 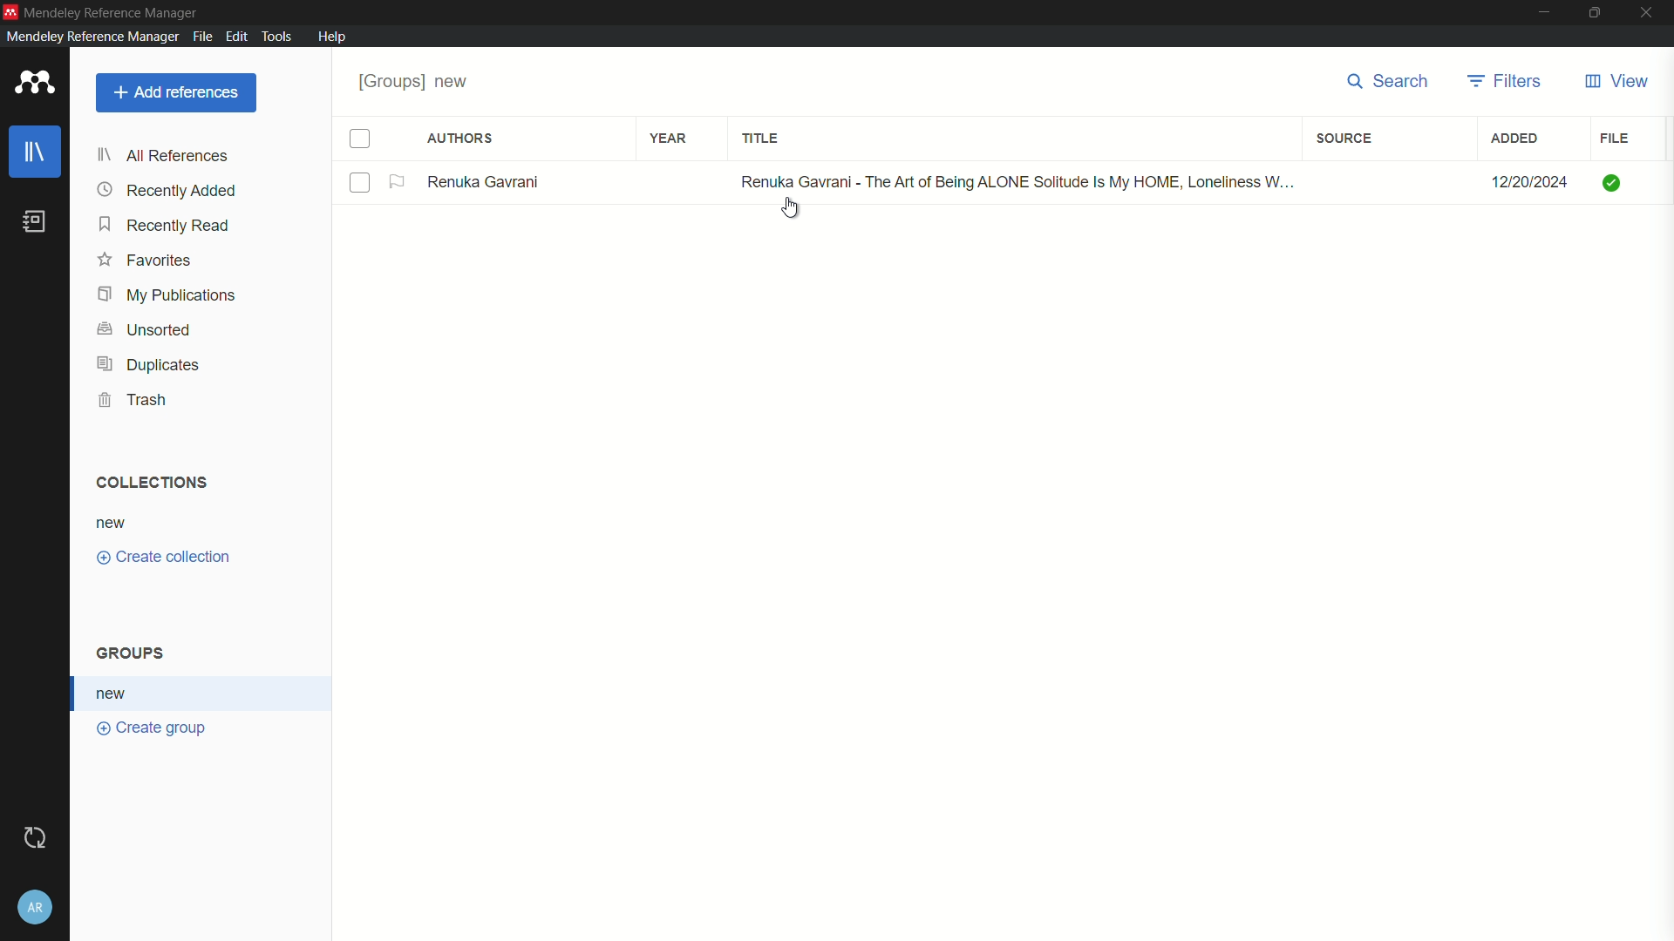 What do you see at coordinates (360, 139) in the screenshot?
I see `check box` at bounding box center [360, 139].